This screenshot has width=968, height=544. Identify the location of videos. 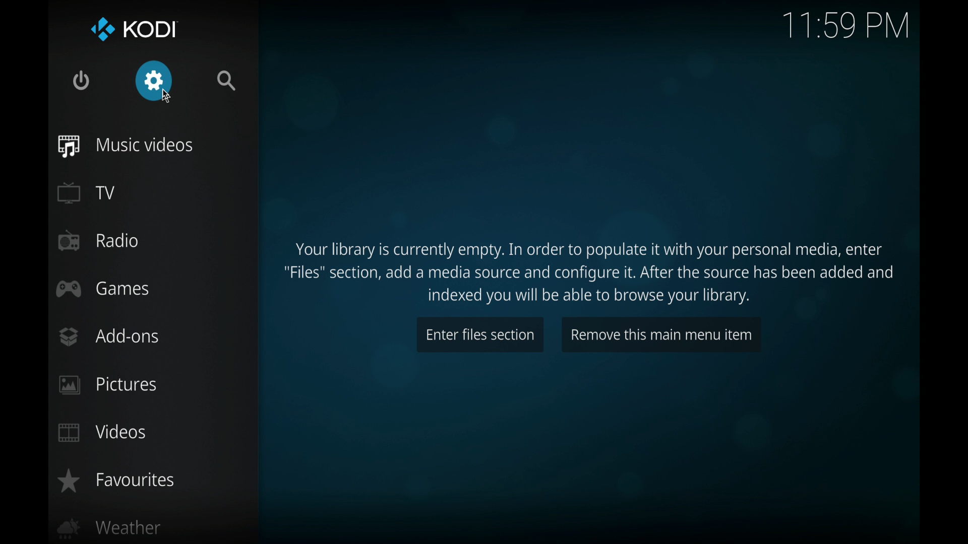
(104, 433).